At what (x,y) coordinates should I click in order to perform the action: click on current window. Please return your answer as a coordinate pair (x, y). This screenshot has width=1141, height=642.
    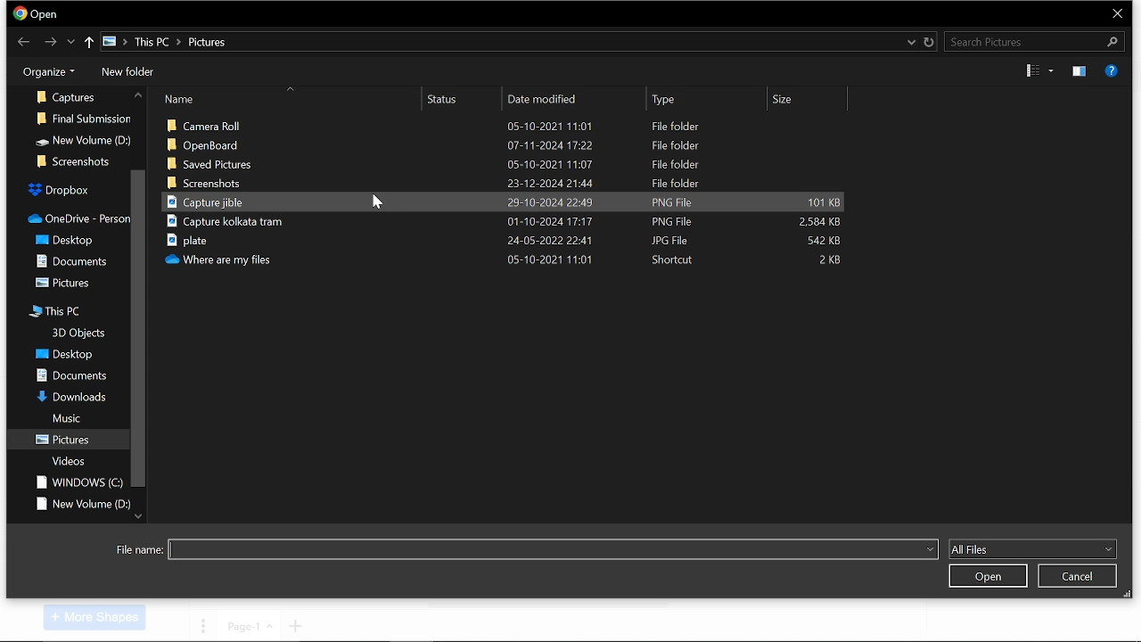
    Looking at the image, I should click on (37, 14).